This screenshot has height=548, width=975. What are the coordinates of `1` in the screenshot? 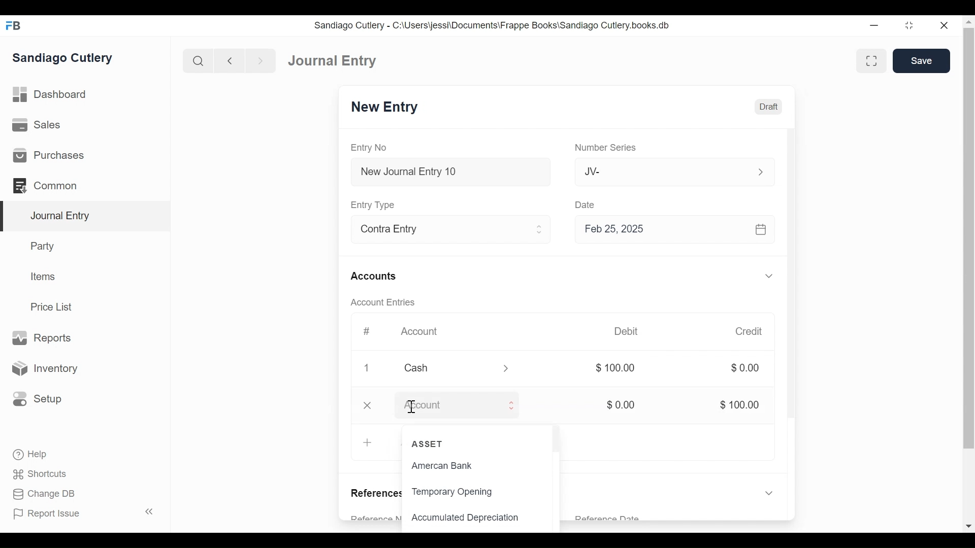 It's located at (367, 369).